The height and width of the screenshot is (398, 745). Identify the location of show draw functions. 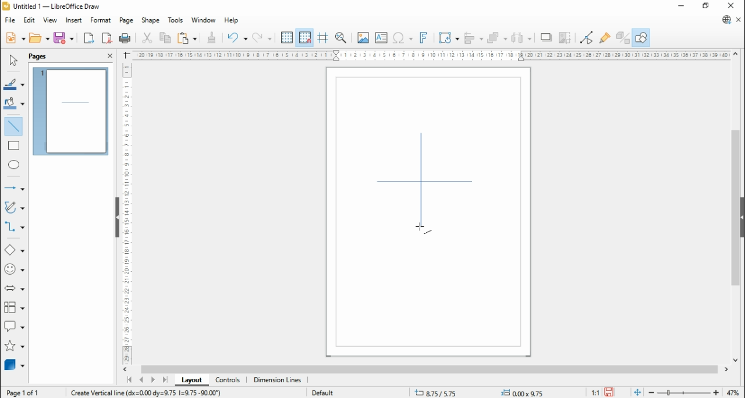
(642, 37).